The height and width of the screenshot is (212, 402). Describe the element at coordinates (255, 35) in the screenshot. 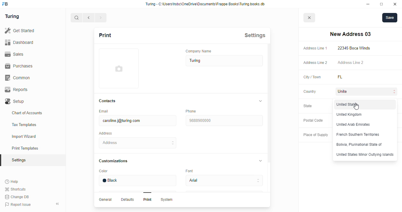

I see `settings` at that location.